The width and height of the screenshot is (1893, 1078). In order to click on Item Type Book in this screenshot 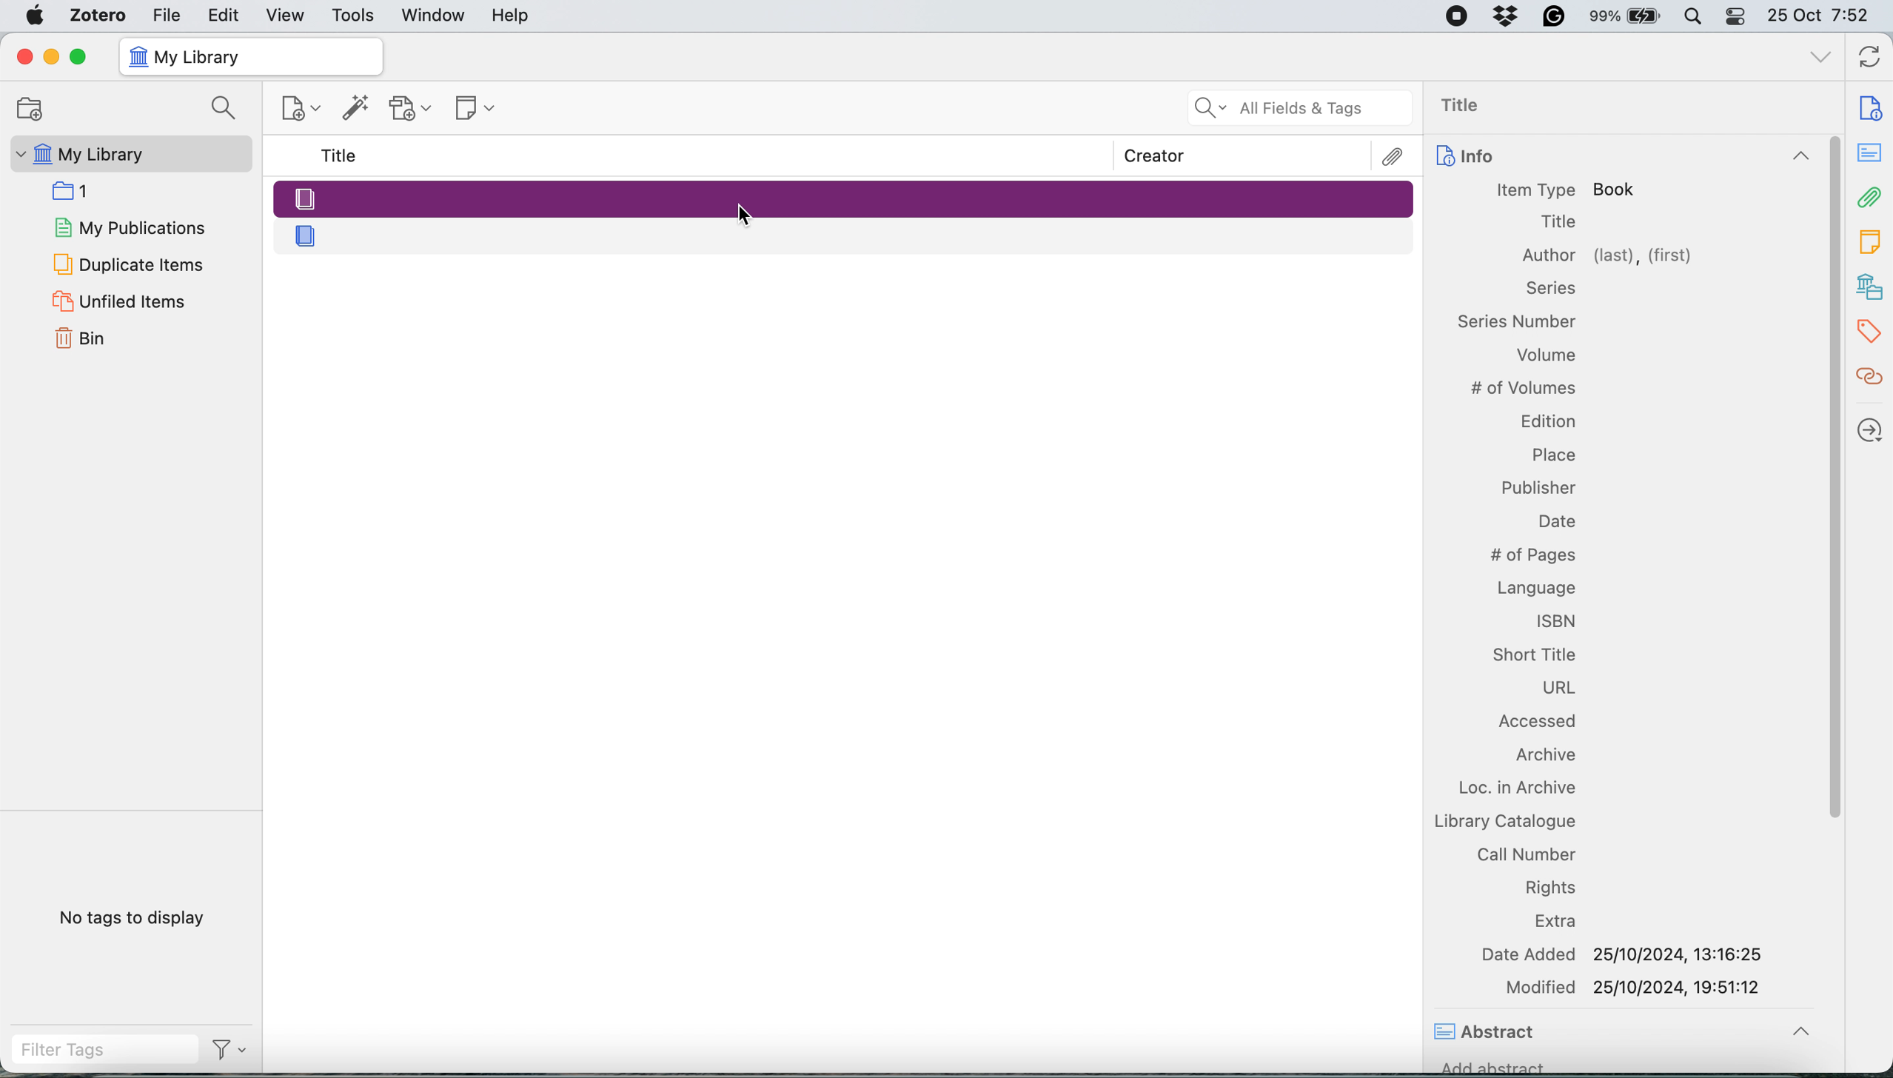, I will do `click(1567, 190)`.